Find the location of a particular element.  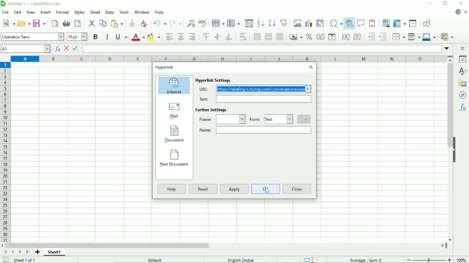

Vertical scrollbar is located at coordinates (450, 107).